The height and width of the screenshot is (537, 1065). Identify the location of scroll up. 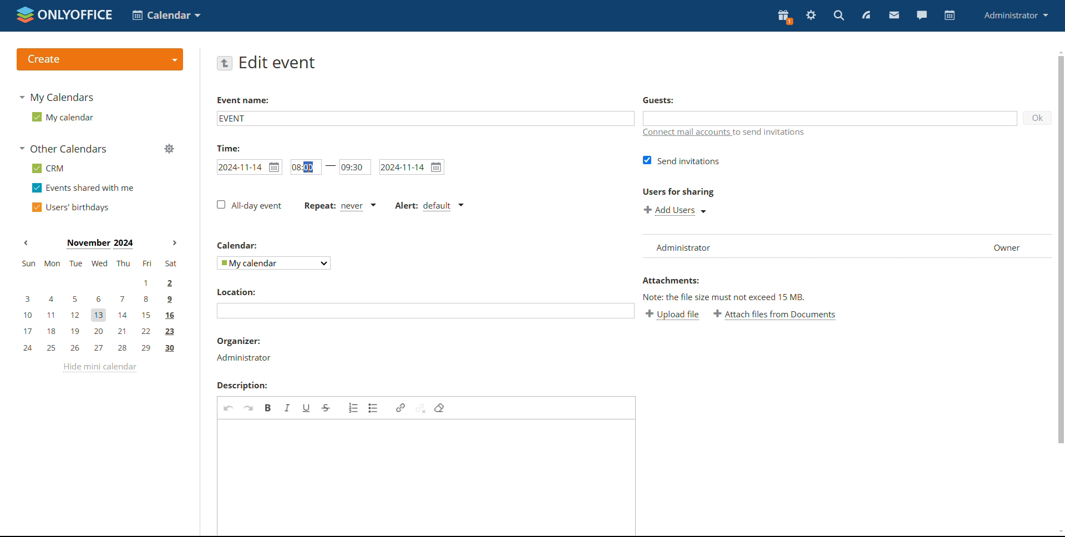
(1058, 52).